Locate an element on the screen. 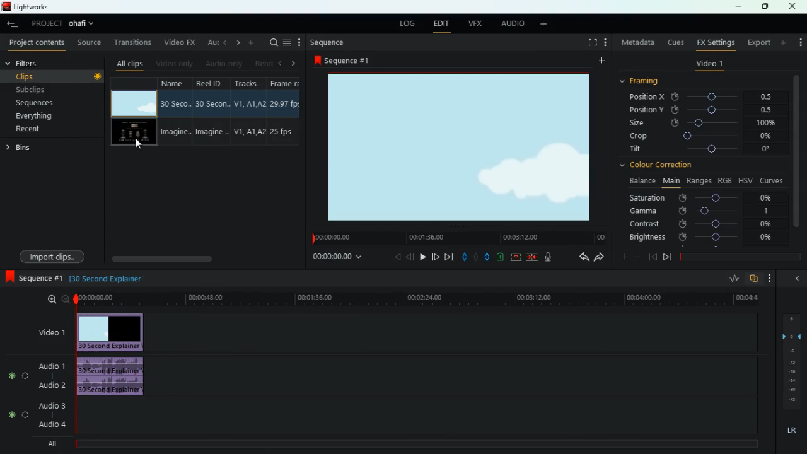 Image resolution: width=807 pixels, height=454 pixels. audio is located at coordinates (513, 24).